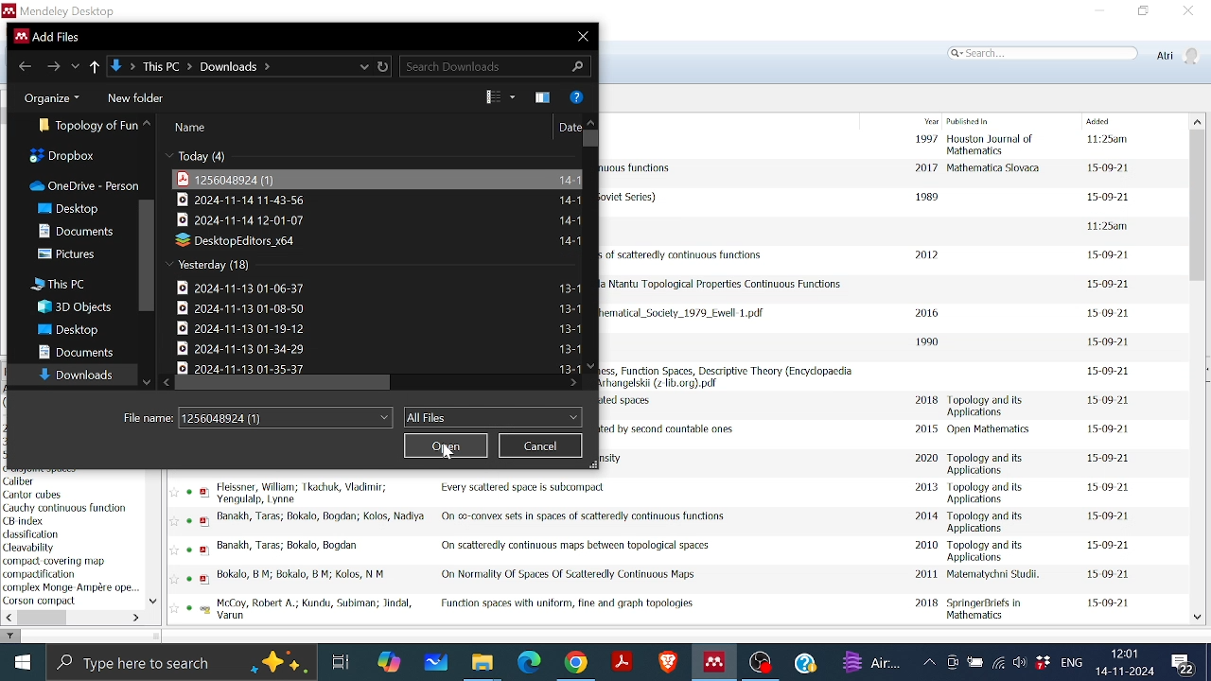  I want to click on Vertical scrollbar for all files, so click(590, 140).